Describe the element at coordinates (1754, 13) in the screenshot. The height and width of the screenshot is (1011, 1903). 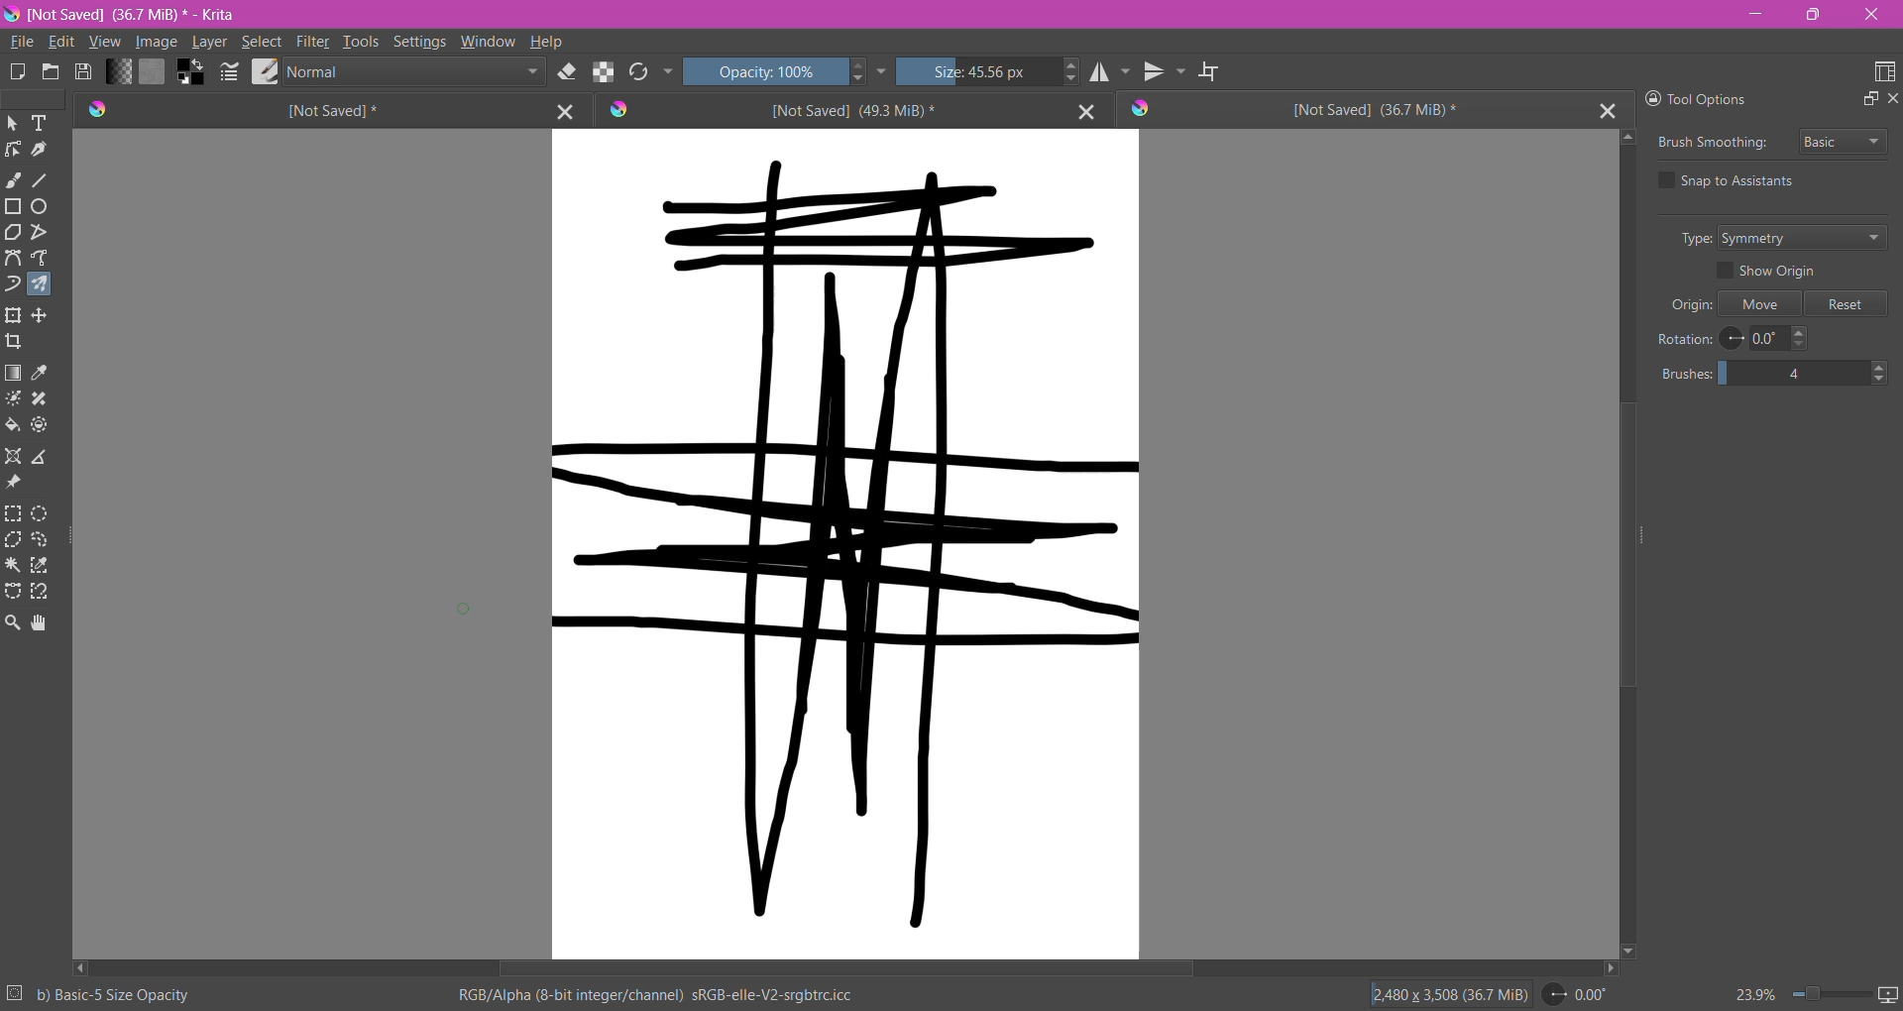
I see `Minimize` at that location.